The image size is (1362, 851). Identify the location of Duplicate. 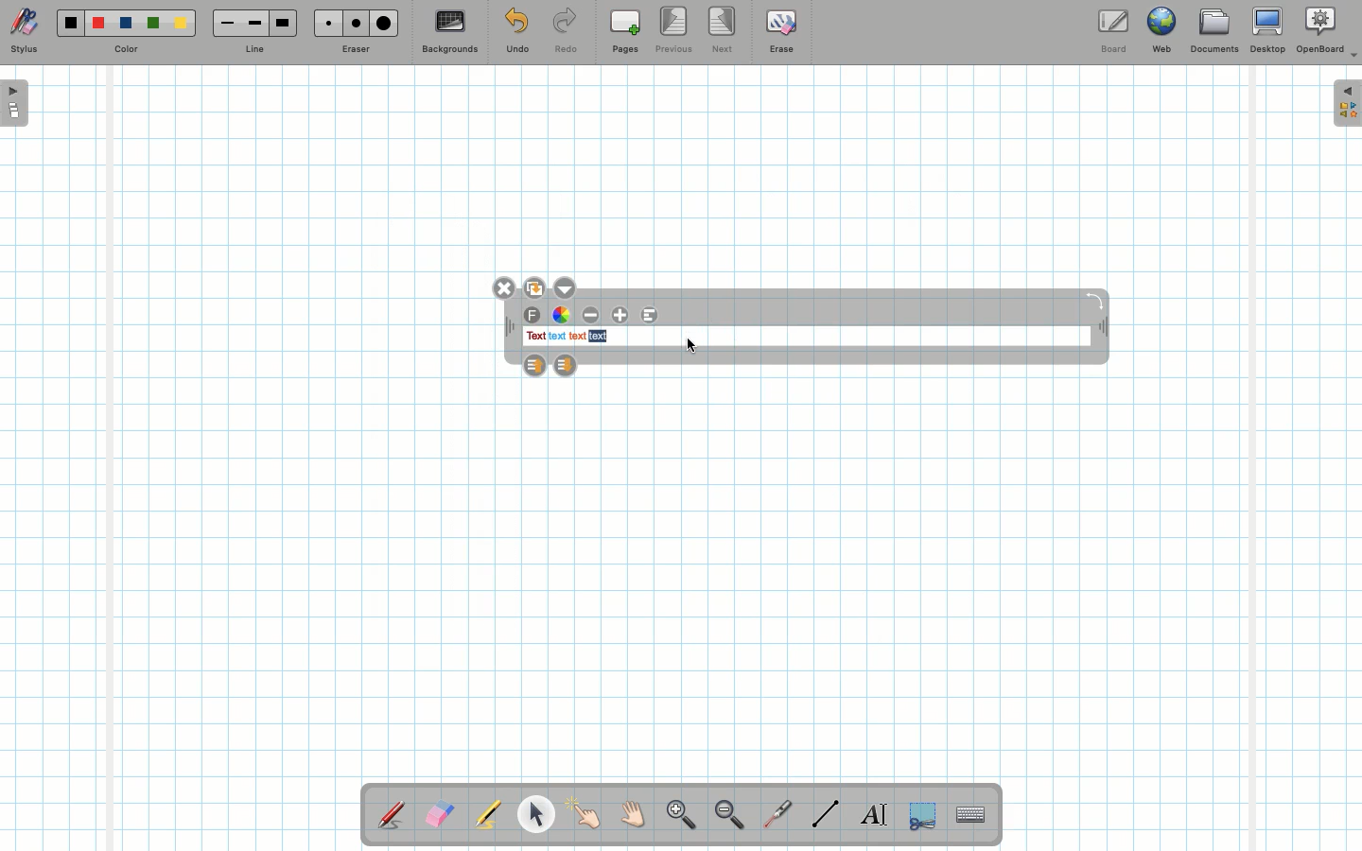
(533, 286).